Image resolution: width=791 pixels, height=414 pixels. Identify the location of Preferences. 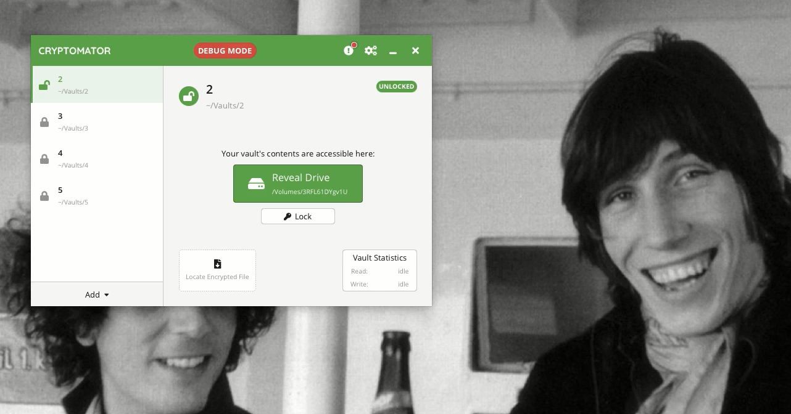
(371, 51).